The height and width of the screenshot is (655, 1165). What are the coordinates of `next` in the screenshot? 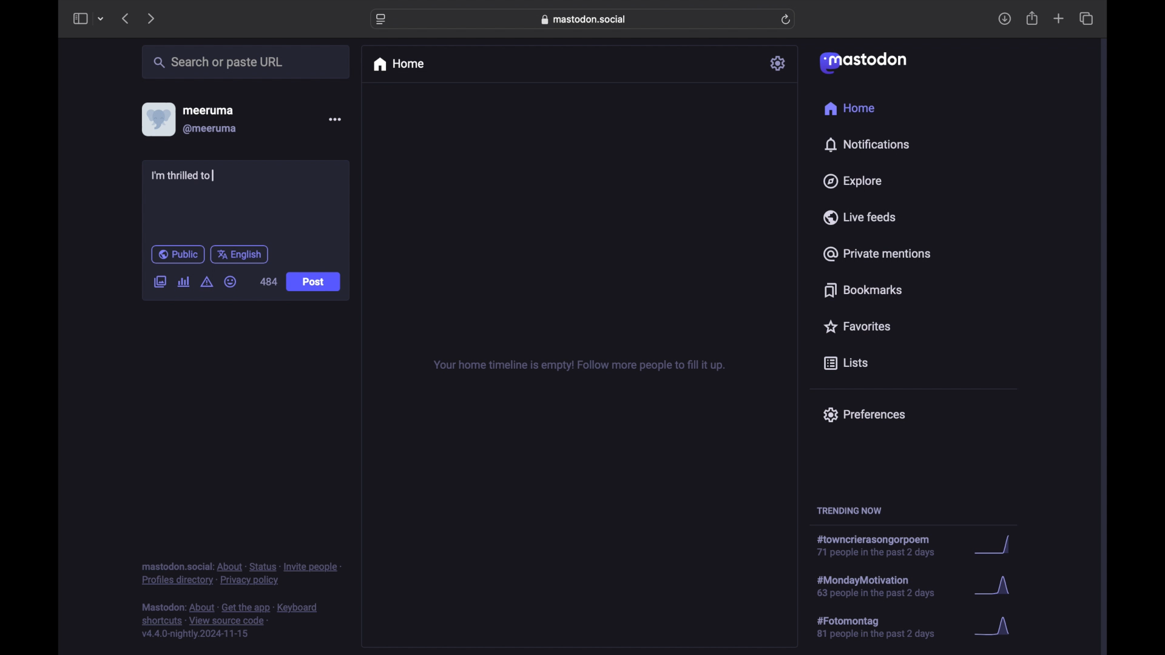 It's located at (150, 19).